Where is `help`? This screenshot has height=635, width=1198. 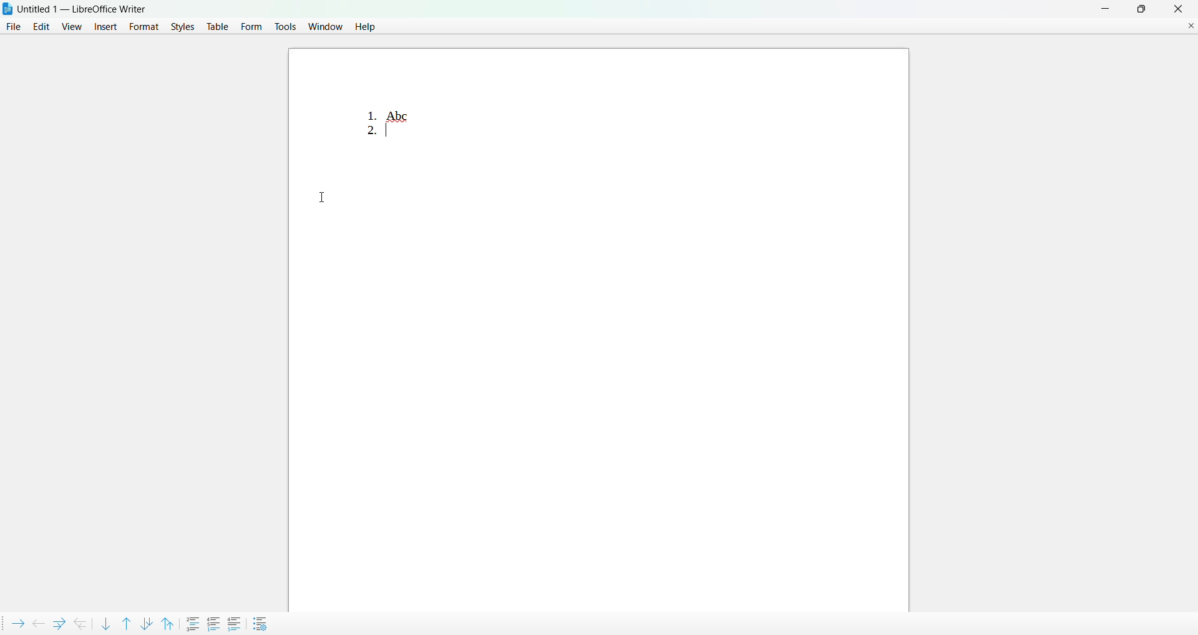
help is located at coordinates (364, 27).